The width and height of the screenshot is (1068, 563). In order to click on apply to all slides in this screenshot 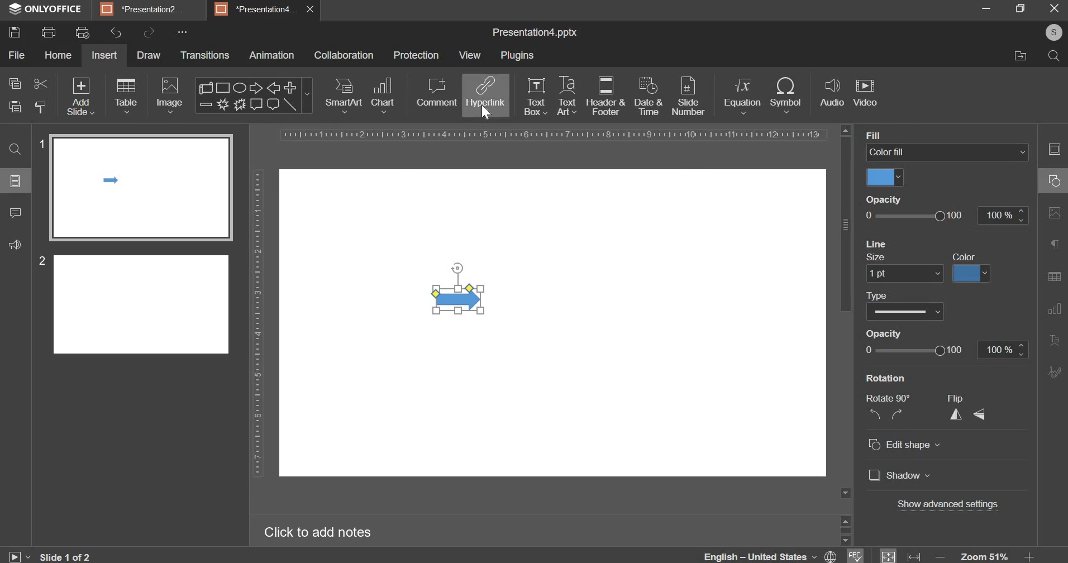, I will do `click(967, 256)`.